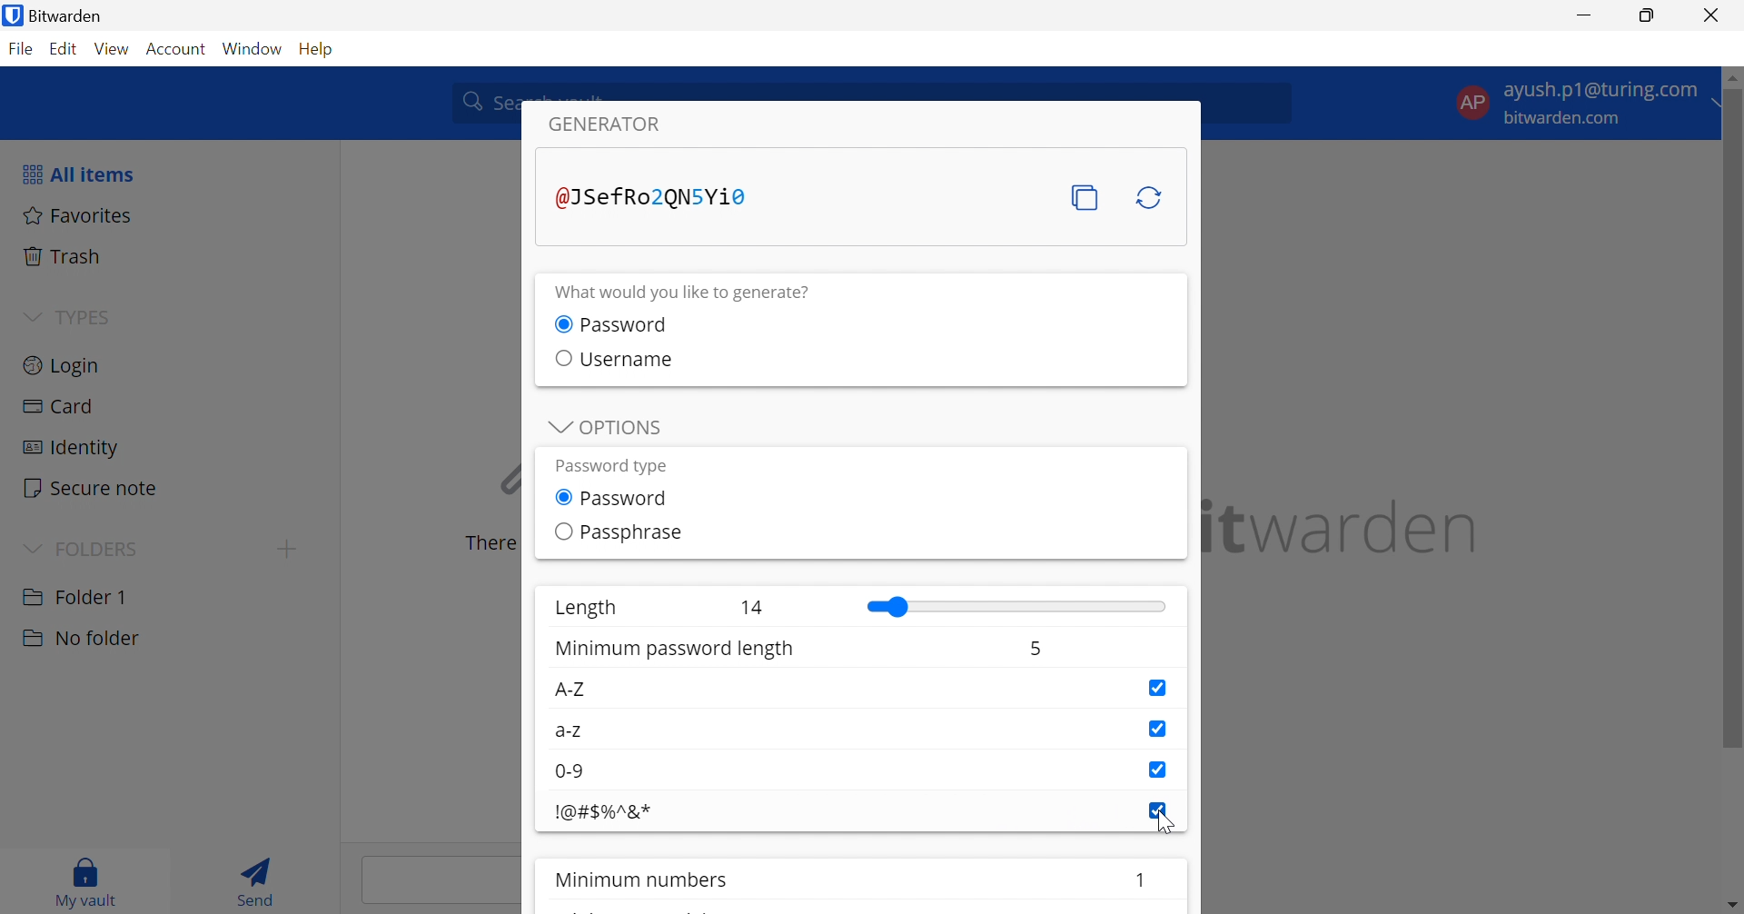 Image resolution: width=1744 pixels, height=914 pixels. What do you see at coordinates (92, 488) in the screenshot?
I see `Secure note` at bounding box center [92, 488].